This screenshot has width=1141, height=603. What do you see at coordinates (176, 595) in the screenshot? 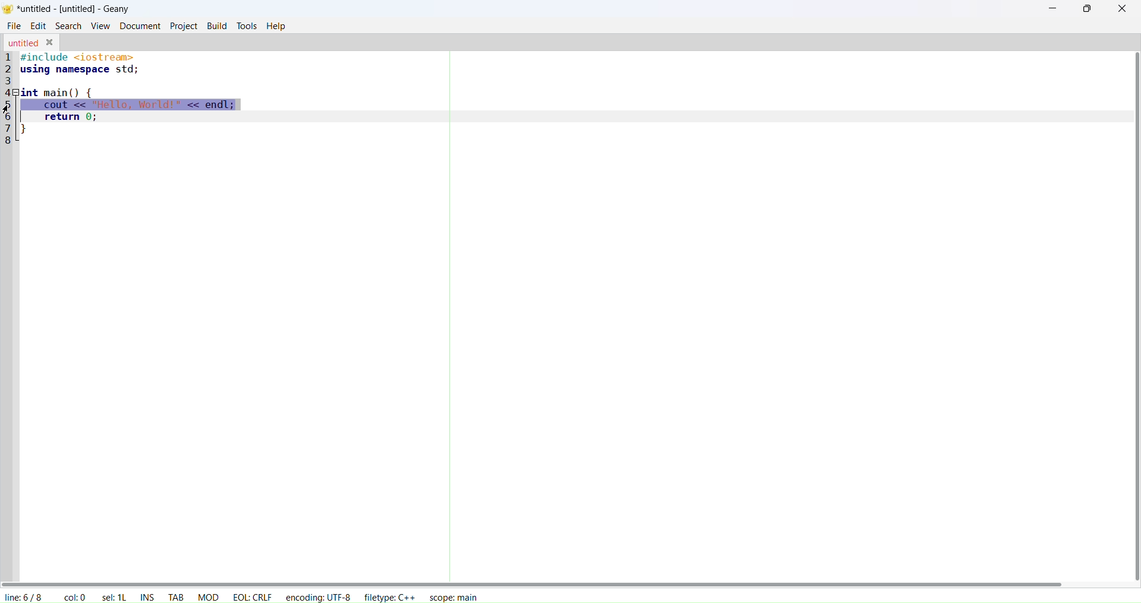
I see `tab` at bounding box center [176, 595].